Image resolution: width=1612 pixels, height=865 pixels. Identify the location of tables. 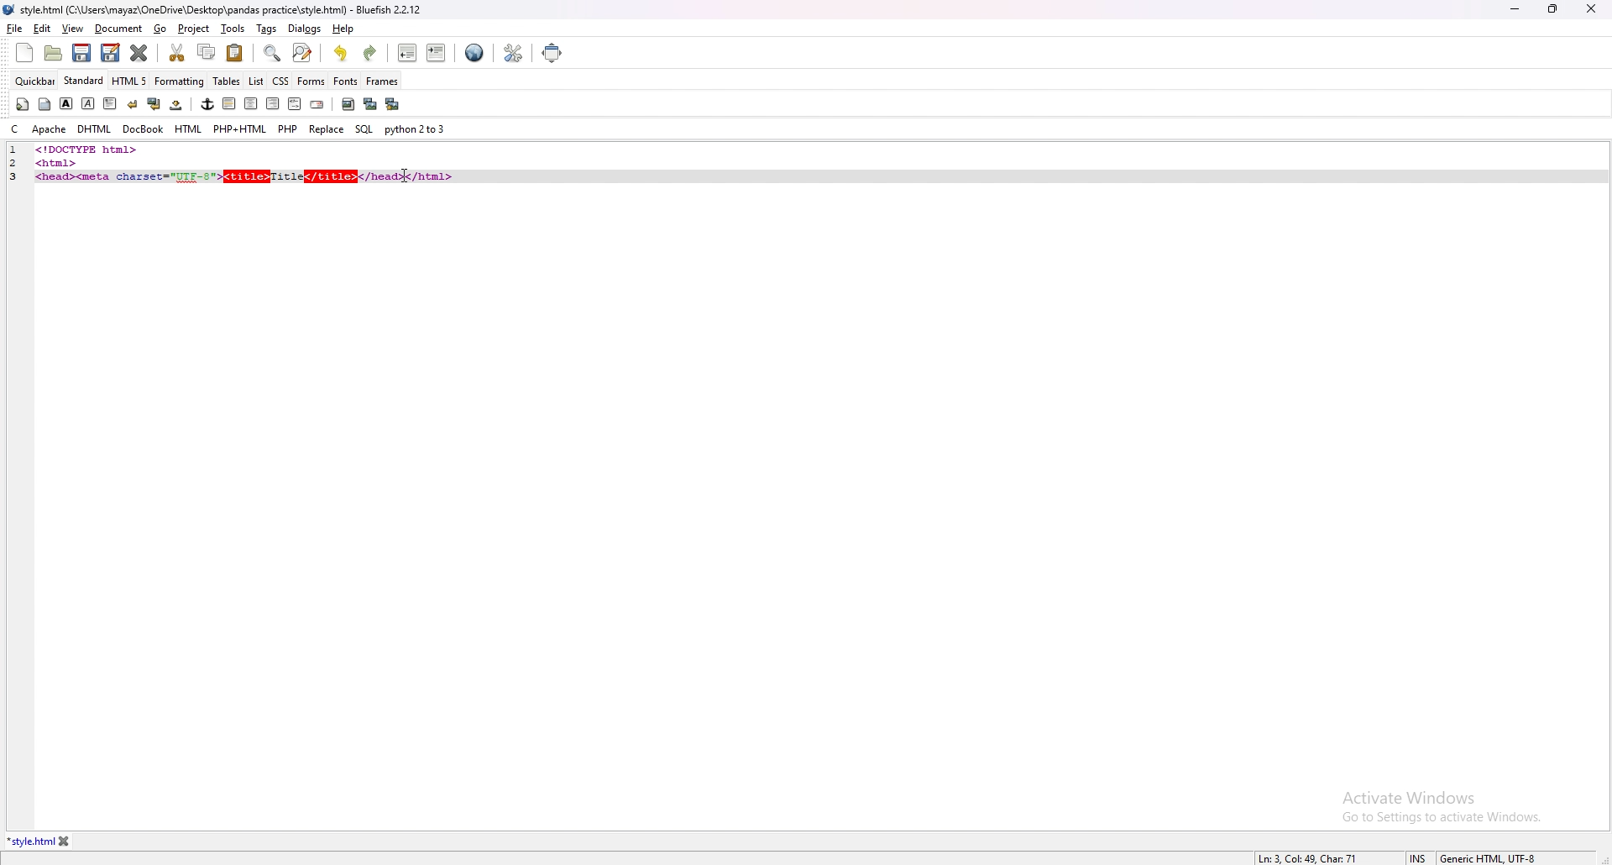
(228, 81).